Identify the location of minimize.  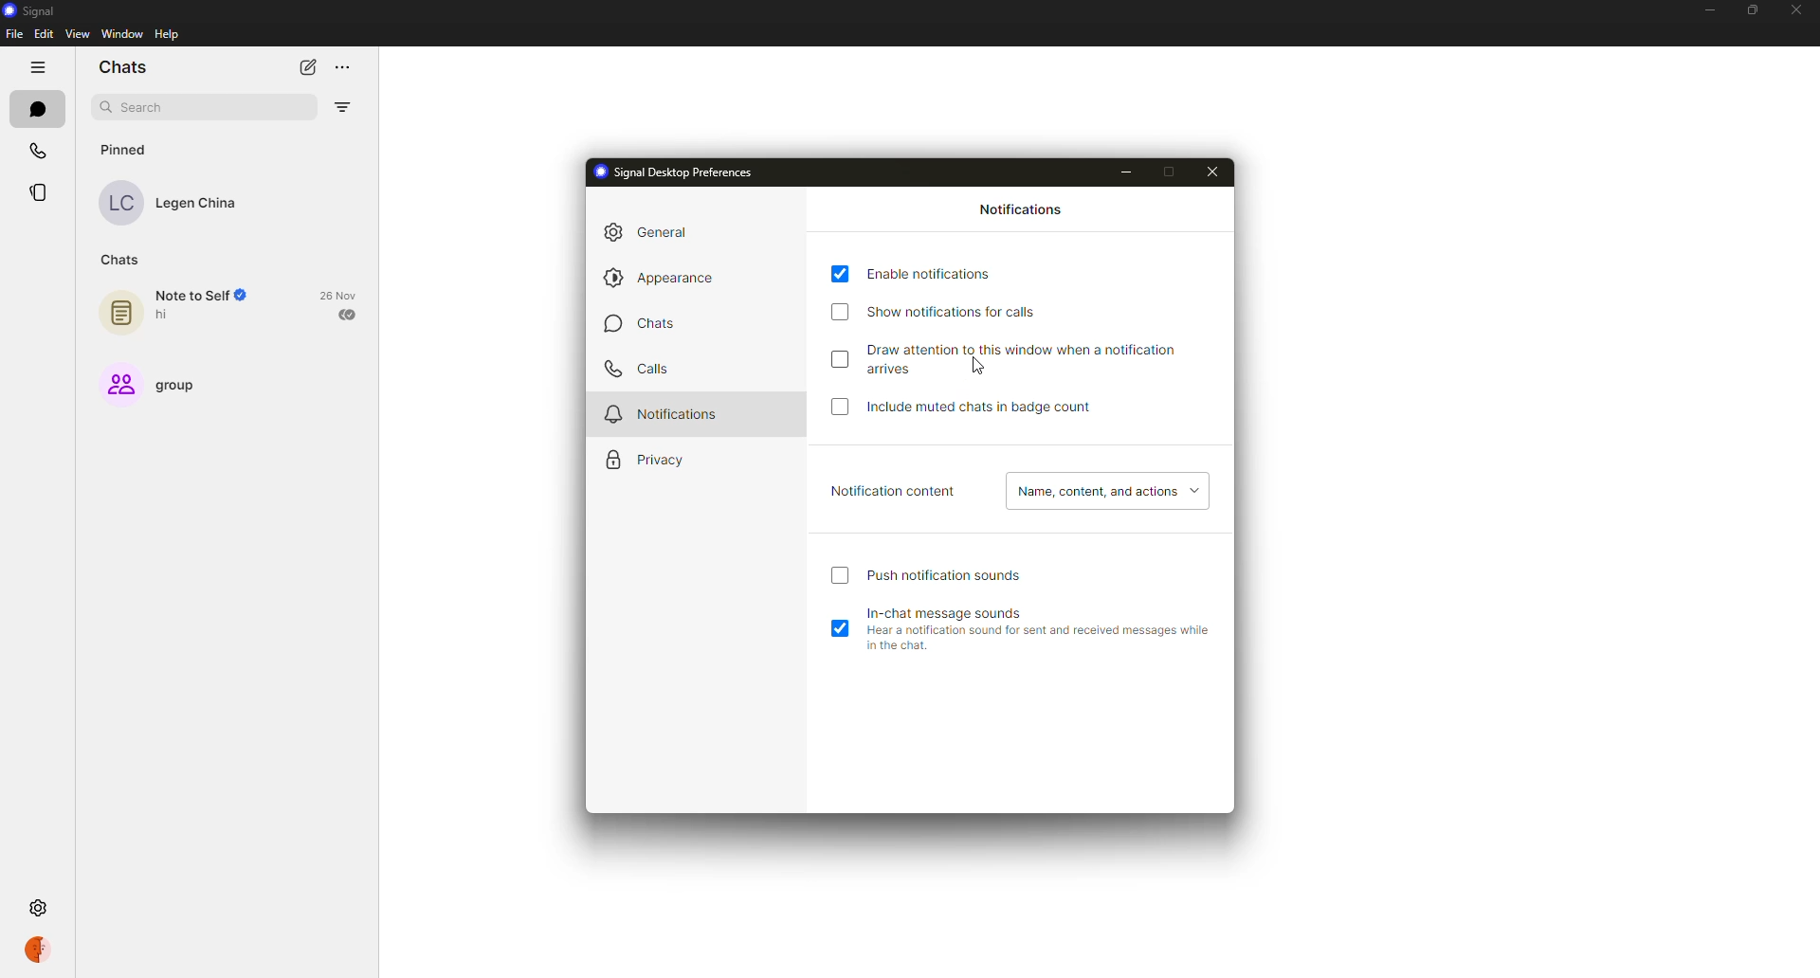
(1707, 9).